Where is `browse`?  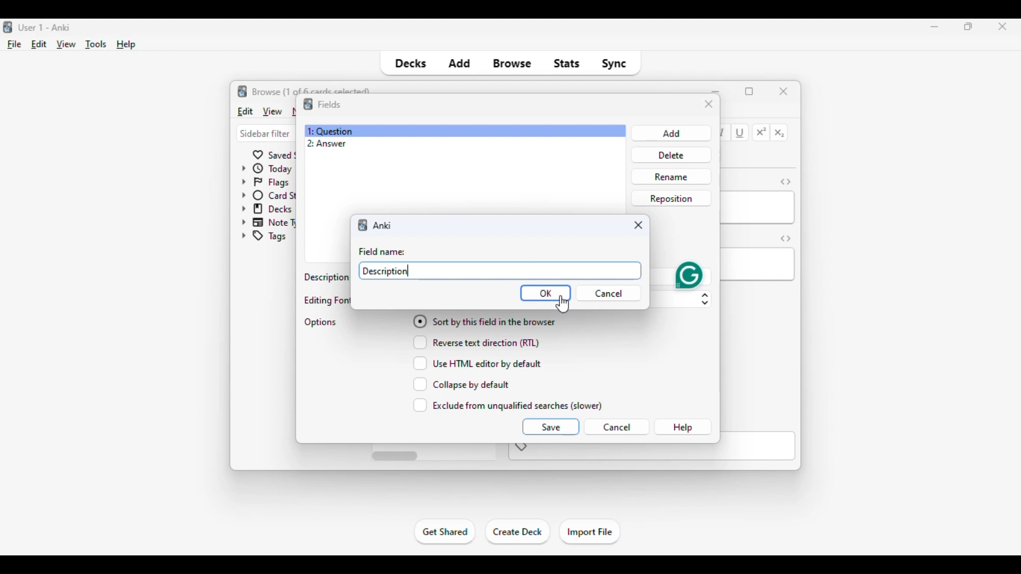 browse is located at coordinates (513, 64).